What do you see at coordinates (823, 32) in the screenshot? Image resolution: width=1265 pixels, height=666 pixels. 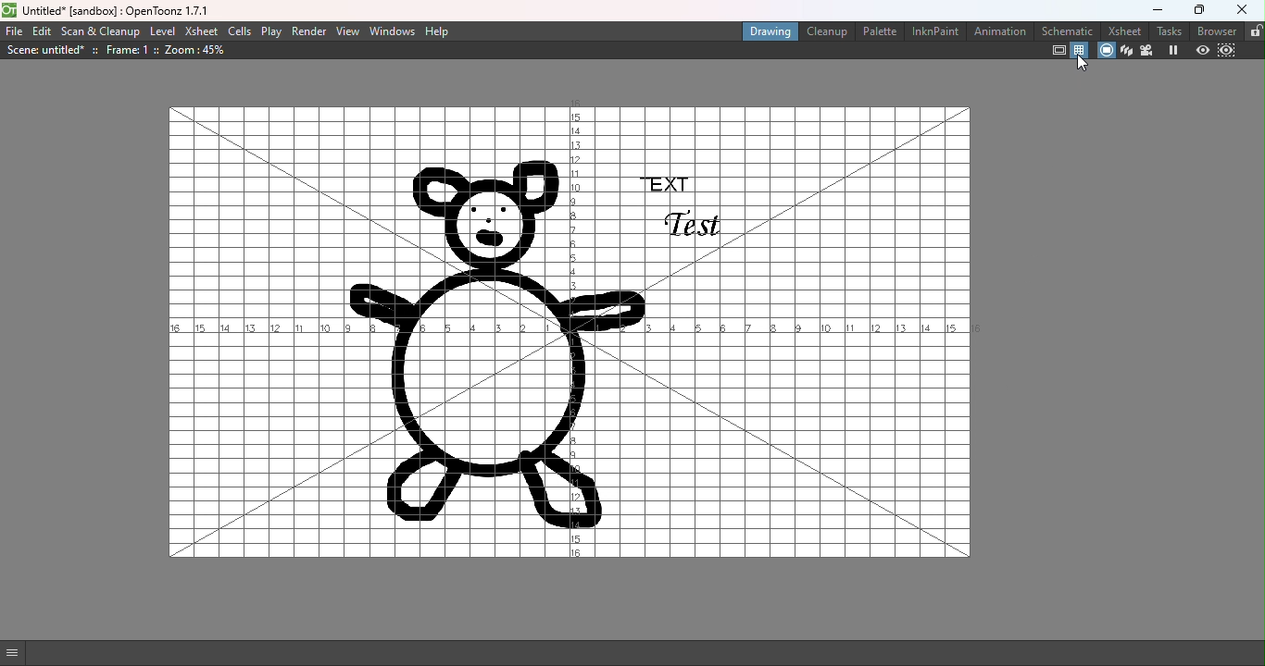 I see `Cleanup` at bounding box center [823, 32].